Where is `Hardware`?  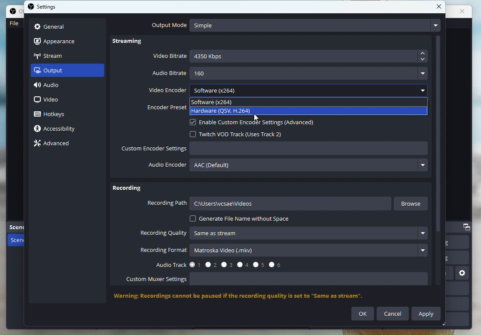 Hardware is located at coordinates (222, 110).